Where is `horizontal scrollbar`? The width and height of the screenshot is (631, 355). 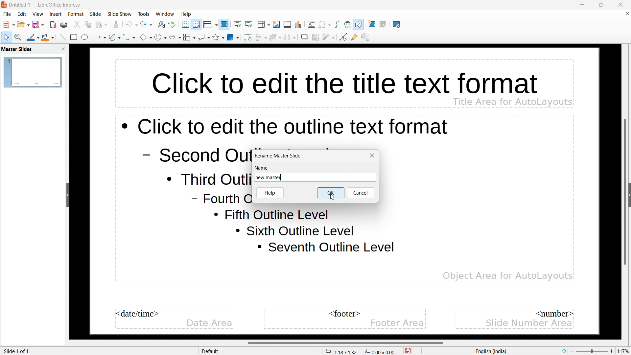
horizontal scrollbar is located at coordinates (346, 343).